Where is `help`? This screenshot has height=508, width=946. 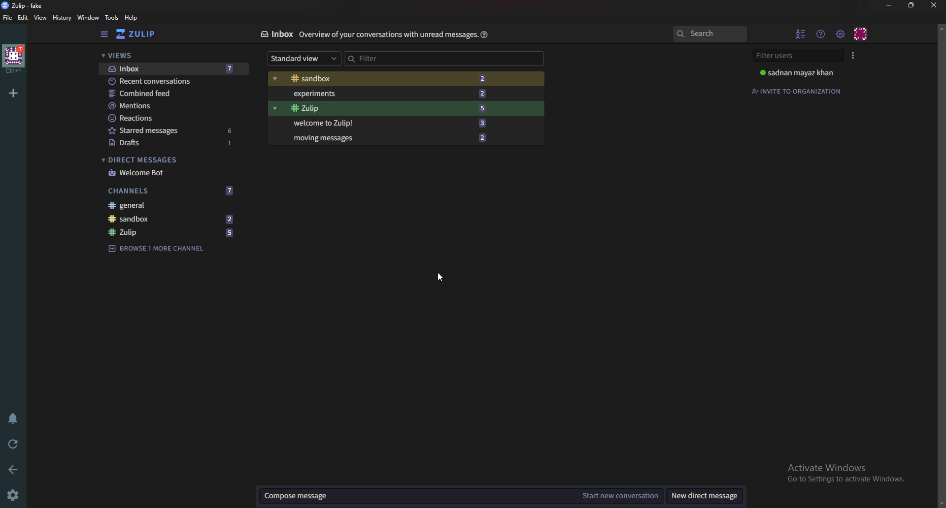 help is located at coordinates (131, 18).